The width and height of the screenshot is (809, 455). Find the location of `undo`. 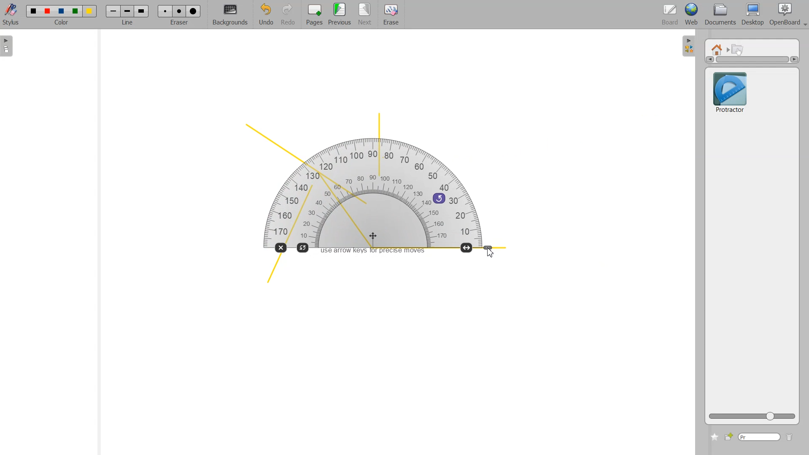

undo is located at coordinates (439, 198).